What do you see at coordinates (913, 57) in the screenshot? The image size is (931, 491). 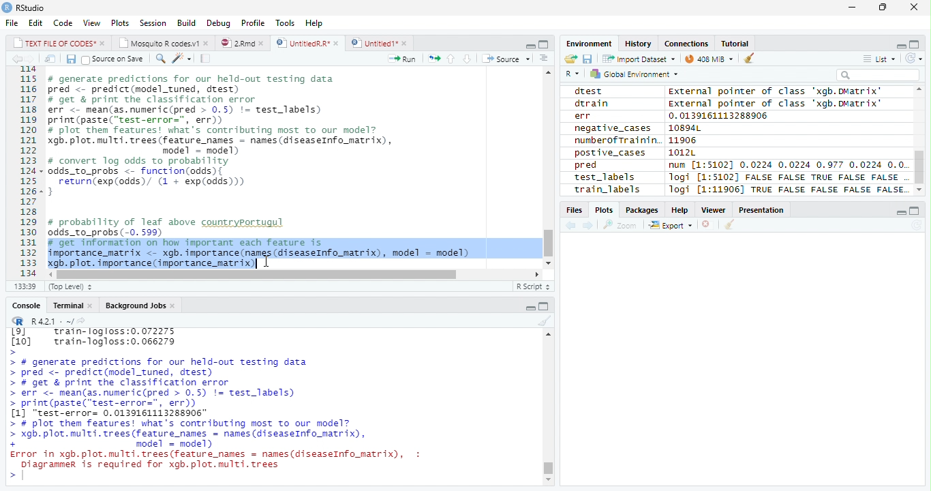 I see `Refresh` at bounding box center [913, 57].